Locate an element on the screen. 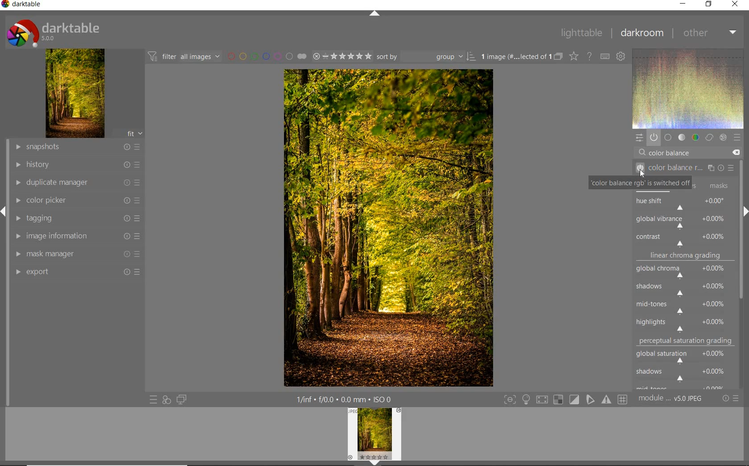 The width and height of the screenshot is (749, 466). selected image is located at coordinates (388, 228).